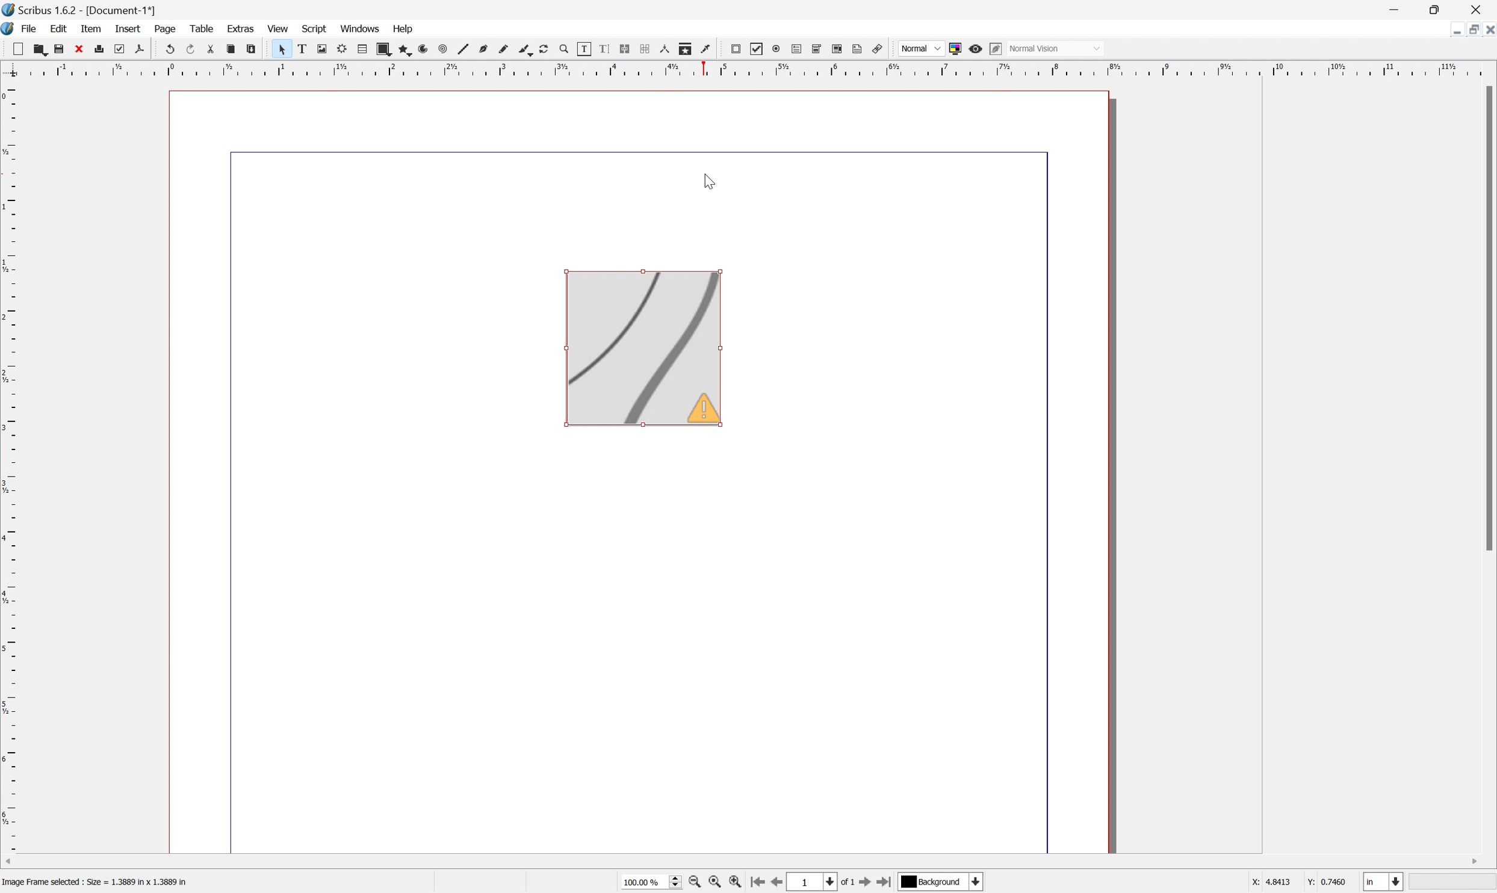 This screenshot has height=893, width=1497. Describe the element at coordinates (920, 49) in the screenshot. I see `Normal` at that location.